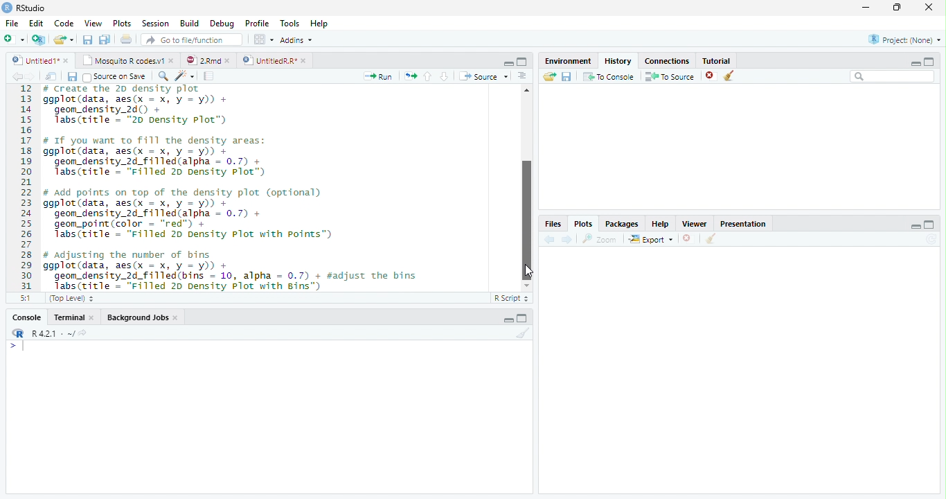 The width and height of the screenshot is (946, 499). Describe the element at coordinates (548, 77) in the screenshot. I see `Load workspace` at that location.